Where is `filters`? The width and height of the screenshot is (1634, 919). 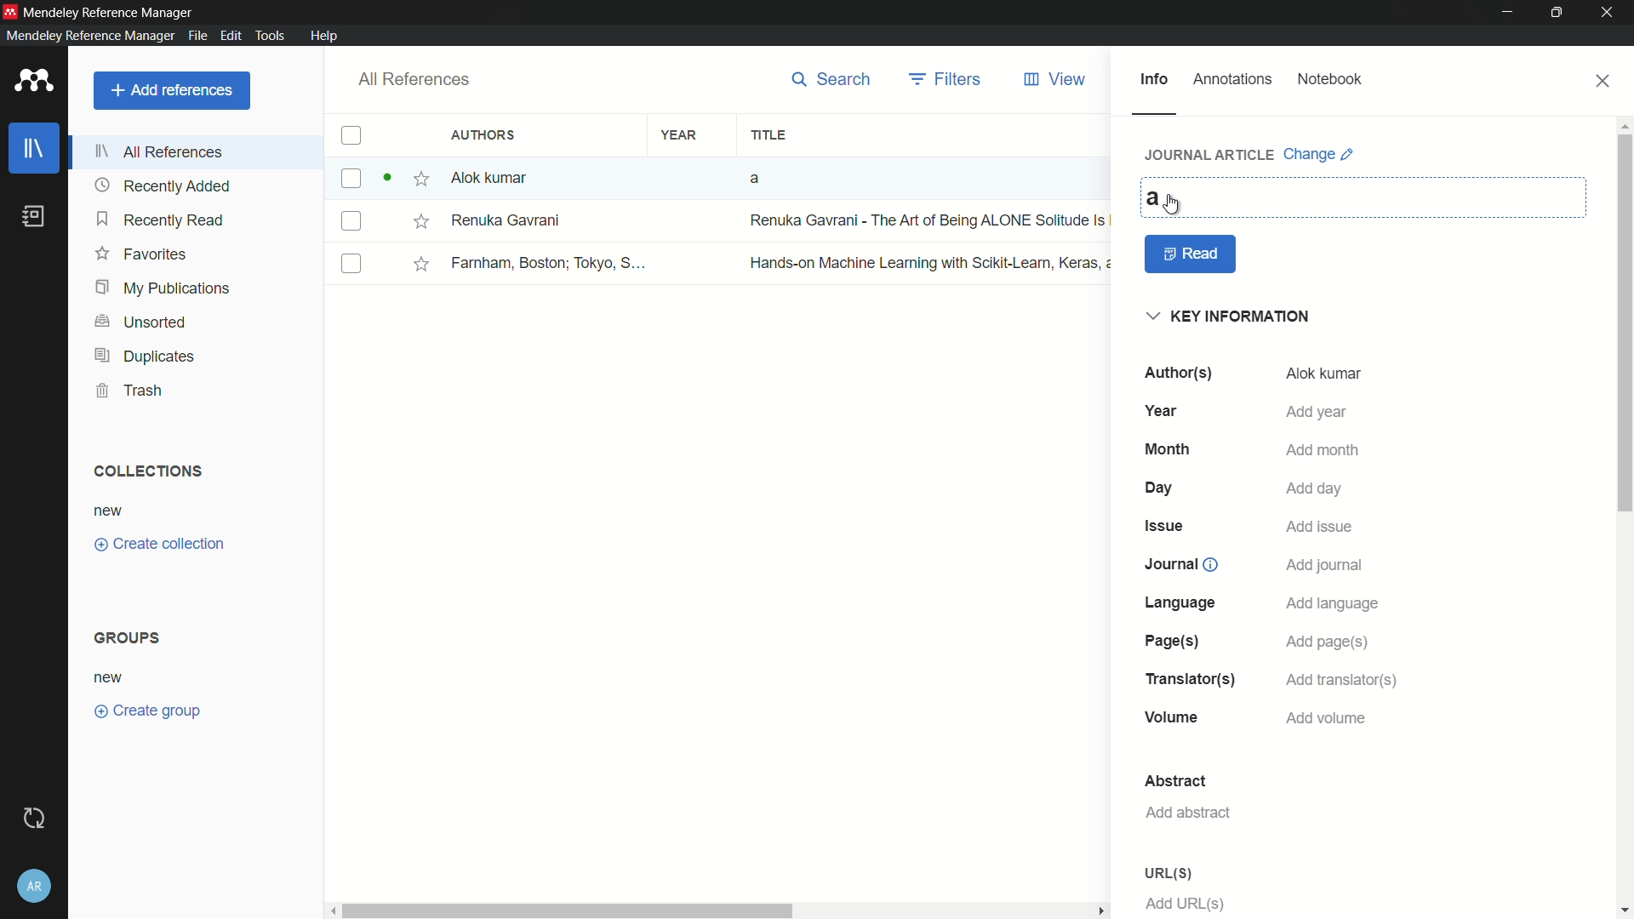 filters is located at coordinates (947, 79).